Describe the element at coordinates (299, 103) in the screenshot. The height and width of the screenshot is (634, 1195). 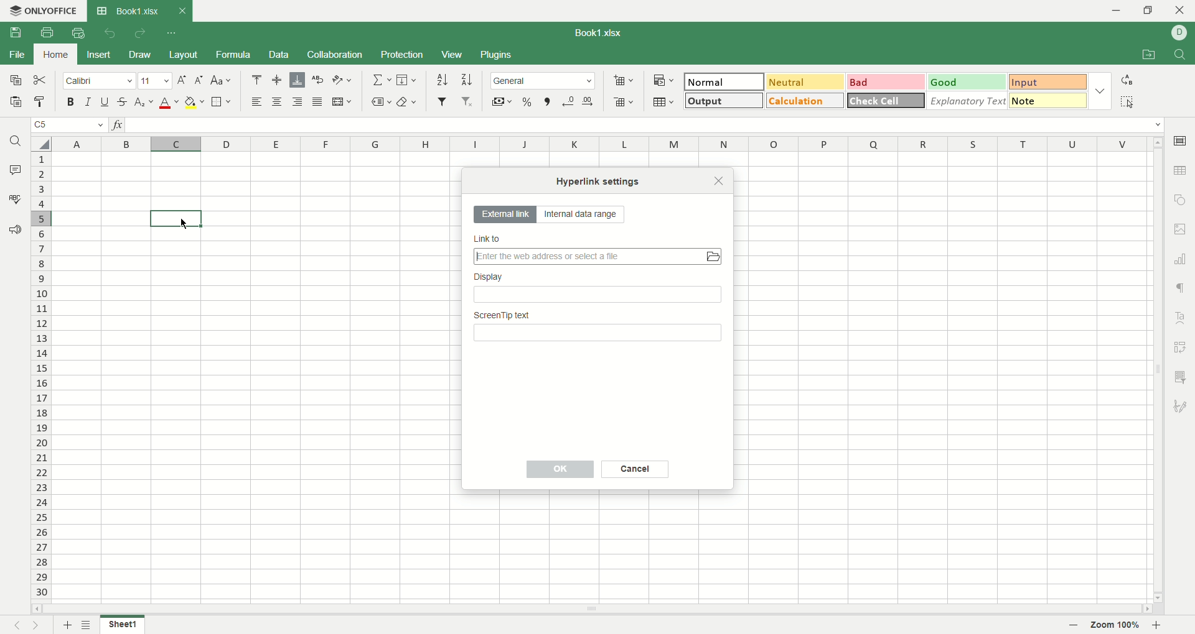
I see `align right` at that location.